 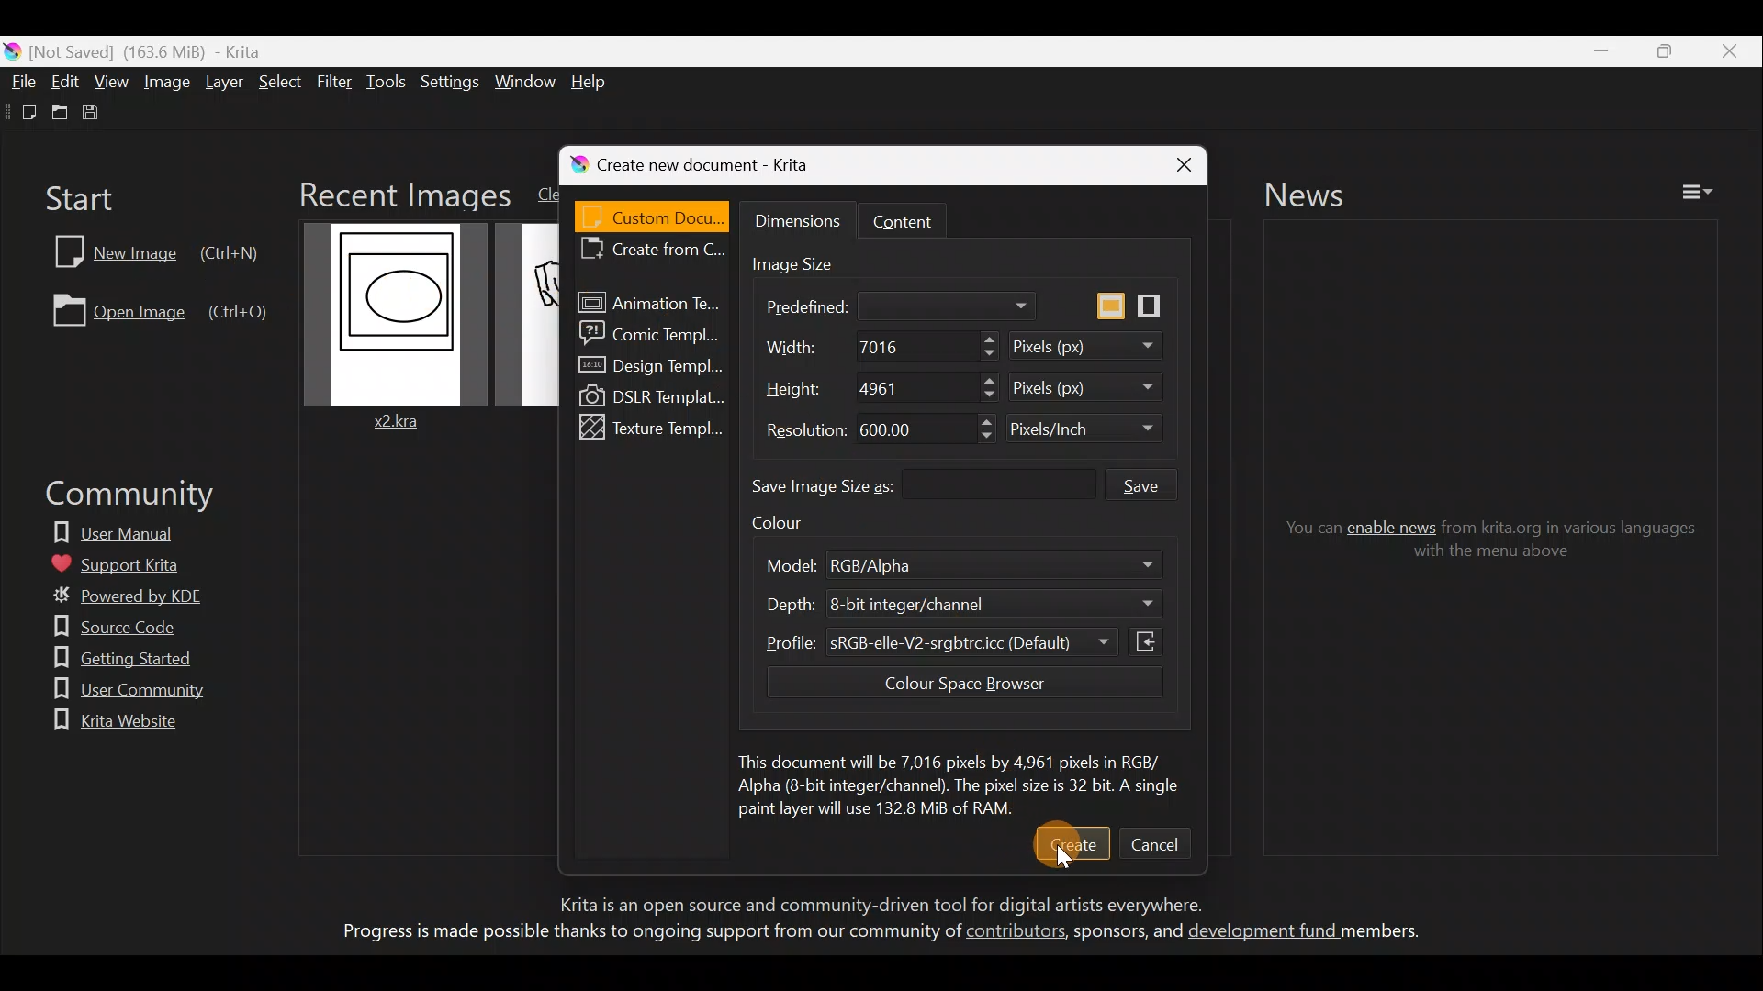 I want to click on Content, so click(x=922, y=218).